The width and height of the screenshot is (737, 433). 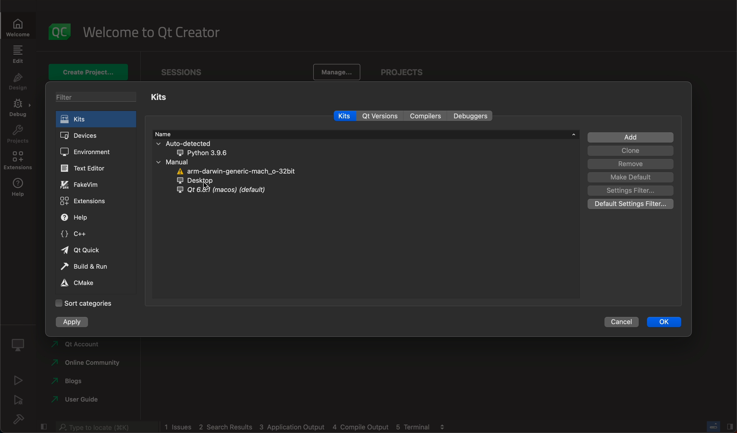 What do you see at coordinates (97, 119) in the screenshot?
I see `kits` at bounding box center [97, 119].